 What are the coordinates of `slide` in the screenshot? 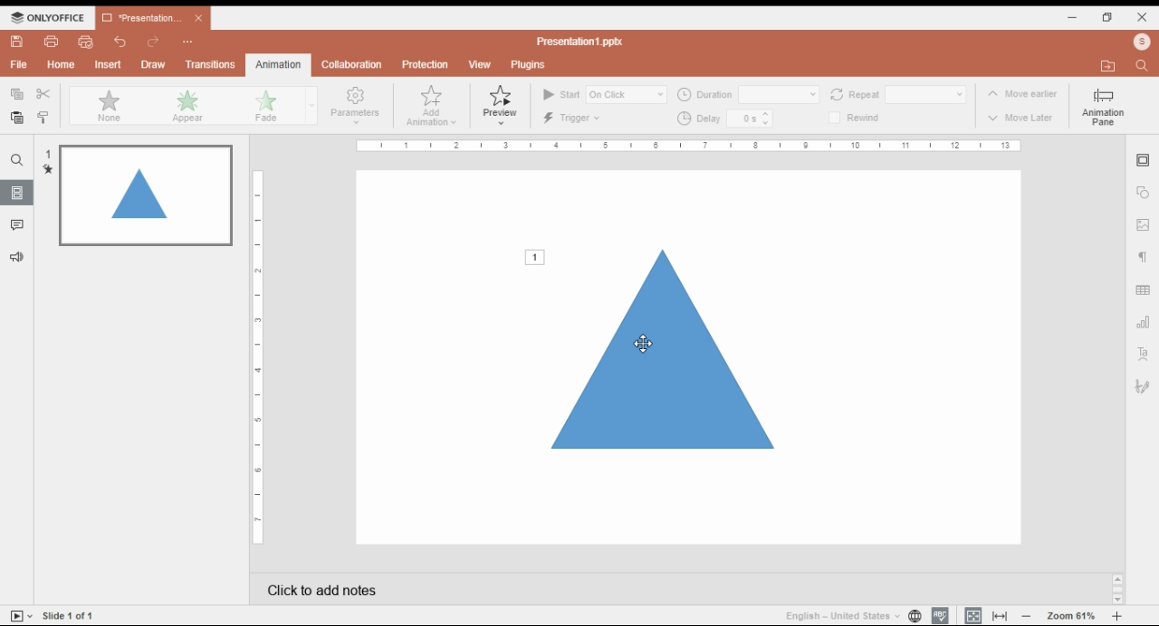 It's located at (71, 614).